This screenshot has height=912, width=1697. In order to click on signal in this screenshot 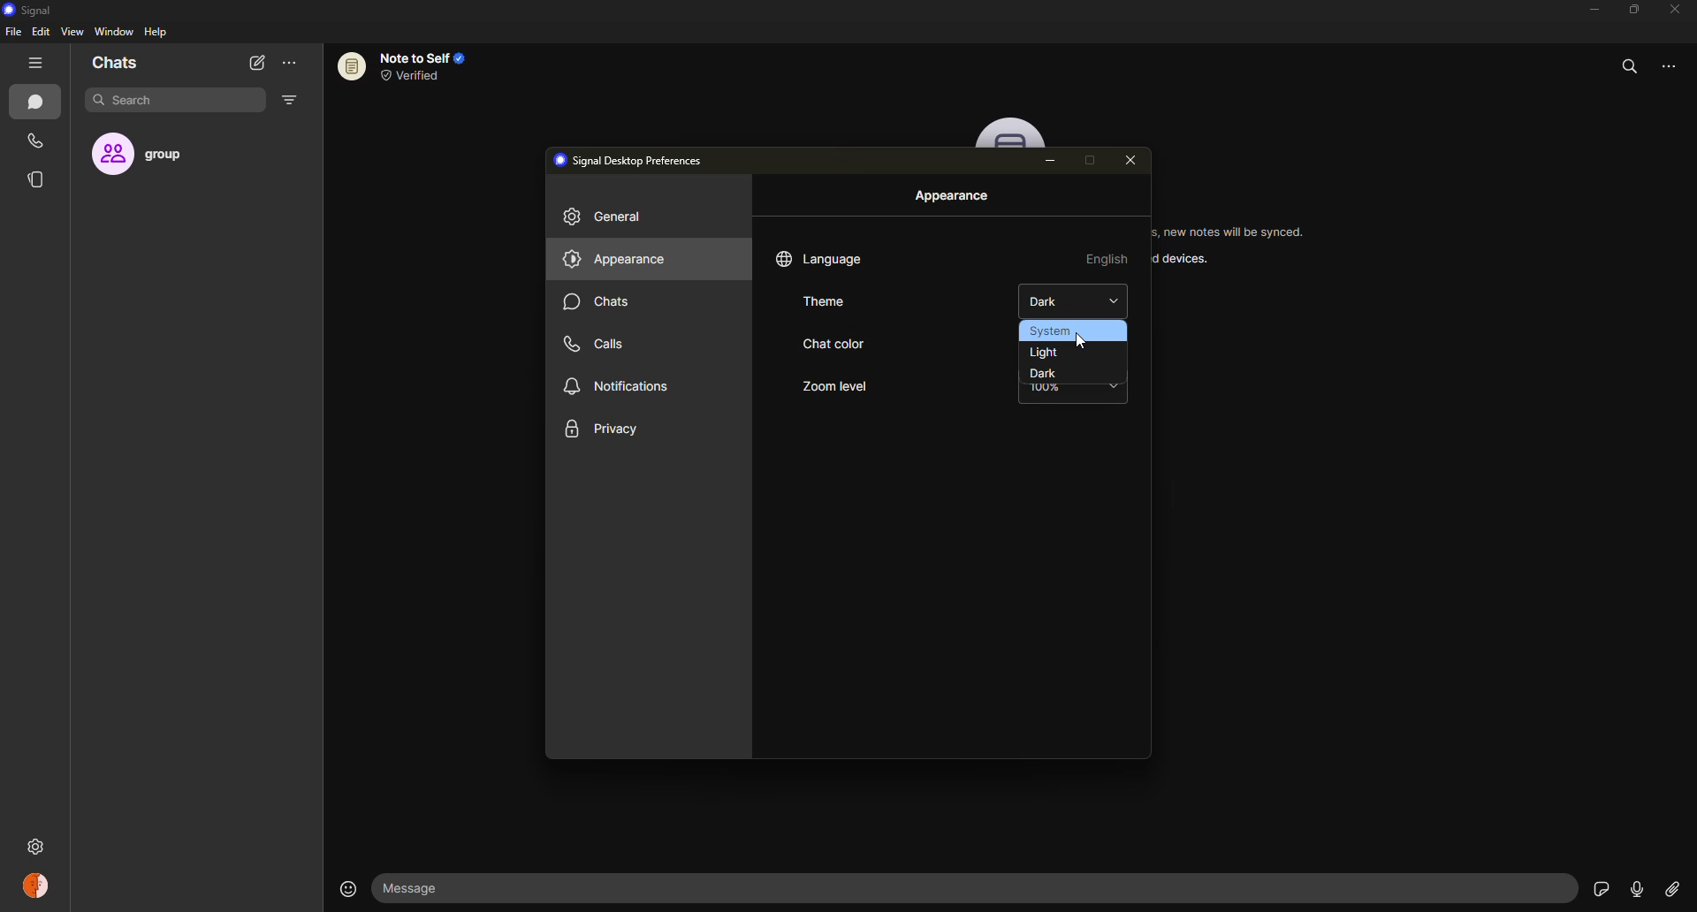, I will do `click(27, 11)`.